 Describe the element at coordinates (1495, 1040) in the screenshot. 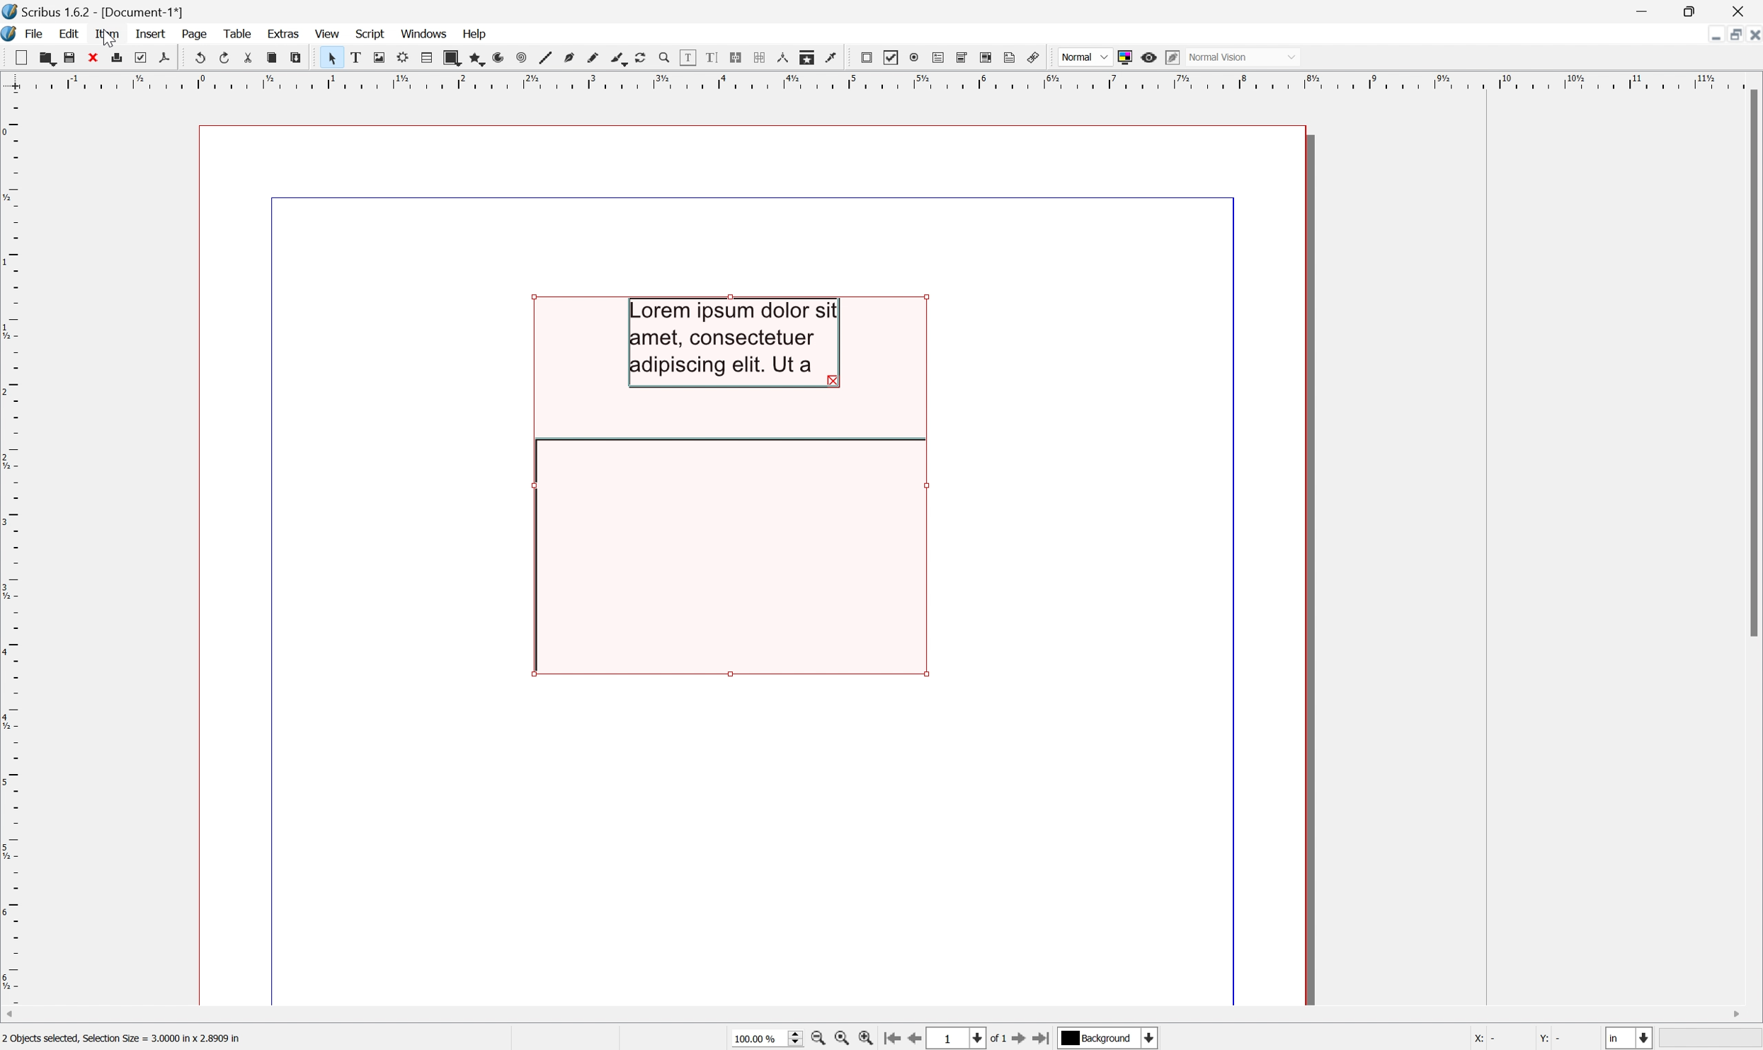

I see `X: 4.0238` at that location.